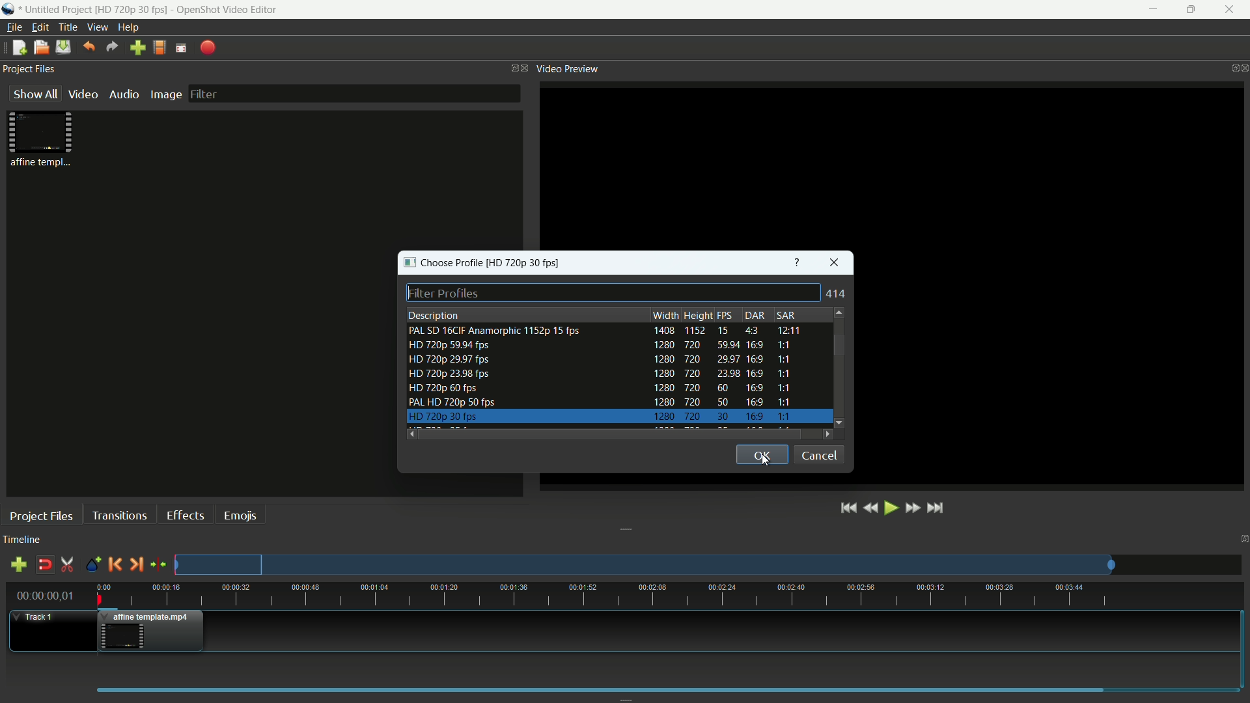 This screenshot has width=1250, height=703. Describe the element at coordinates (355, 94) in the screenshot. I see `filter bar` at that location.